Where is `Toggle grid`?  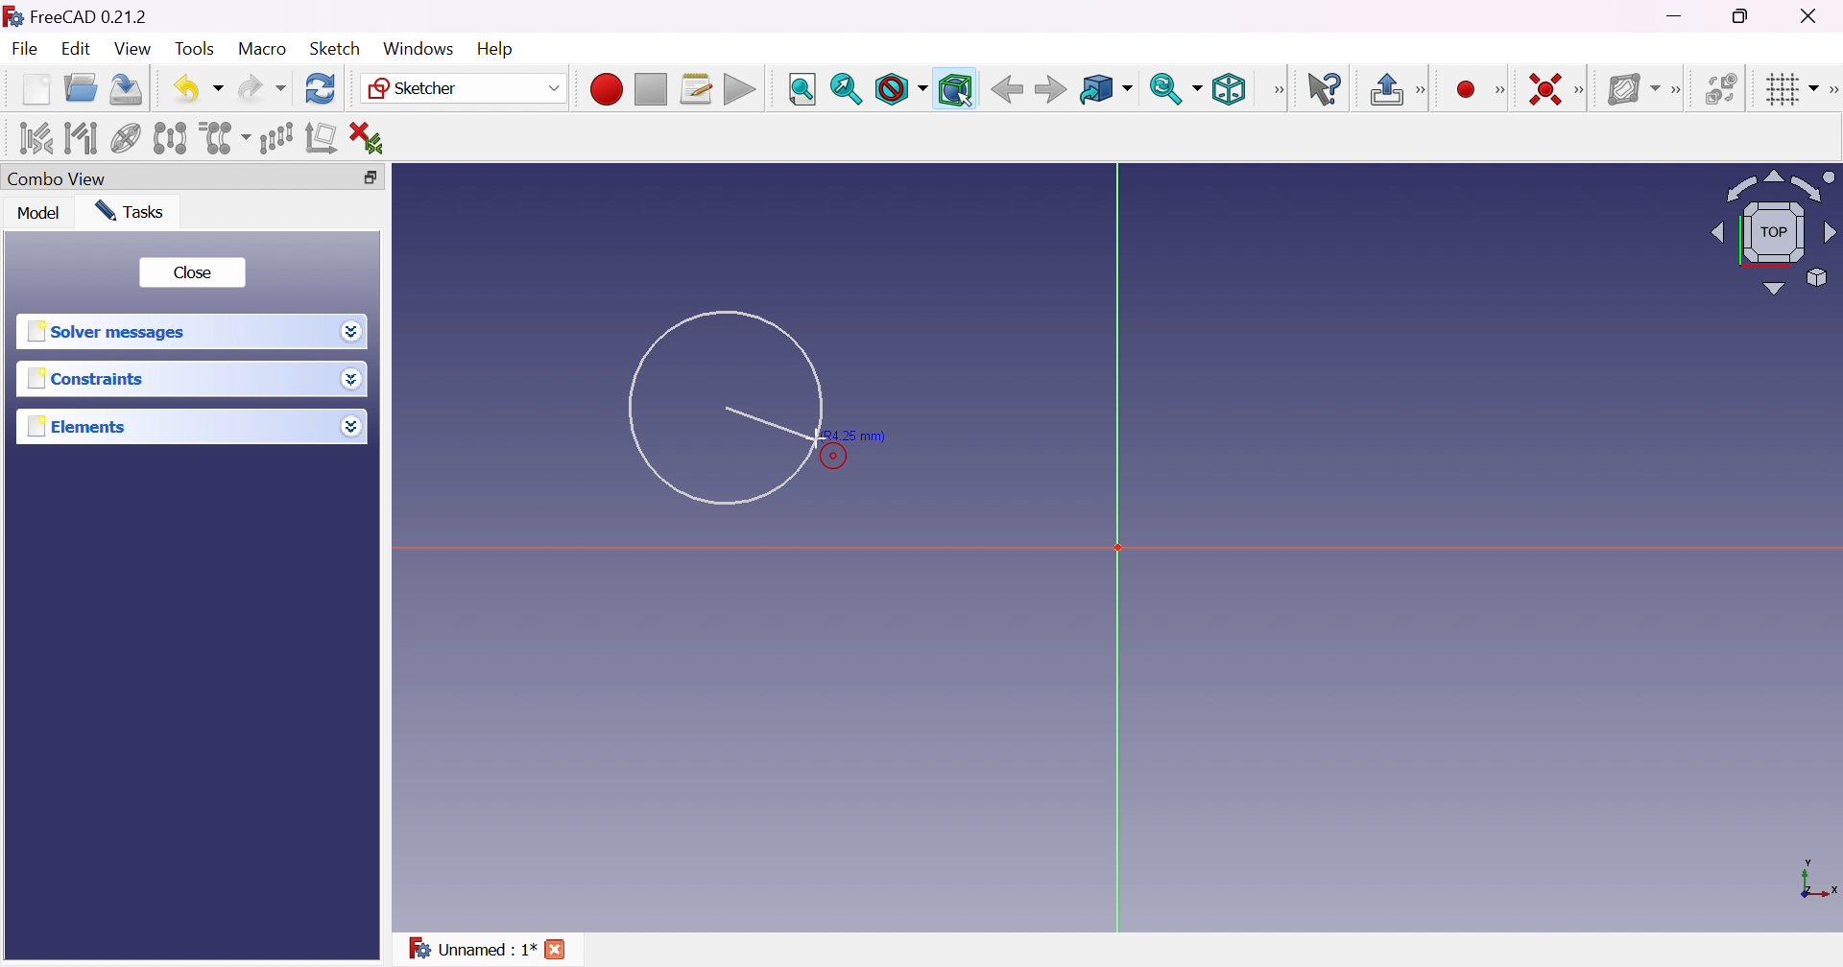
Toggle grid is located at coordinates (1790, 90).